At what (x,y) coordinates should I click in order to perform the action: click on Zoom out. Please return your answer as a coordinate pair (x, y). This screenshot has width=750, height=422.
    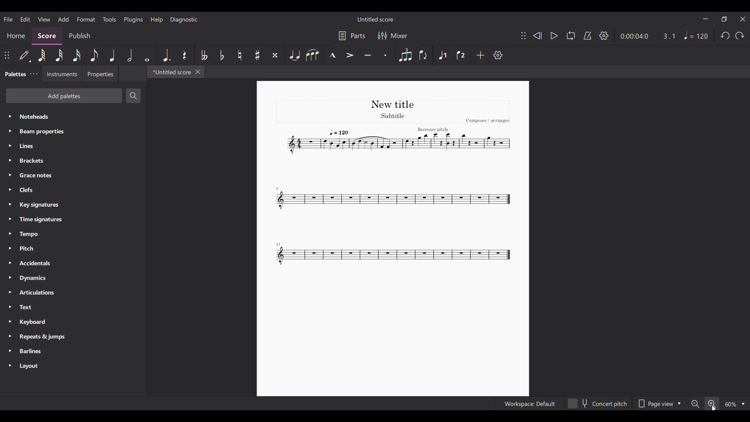
    Looking at the image, I should click on (695, 404).